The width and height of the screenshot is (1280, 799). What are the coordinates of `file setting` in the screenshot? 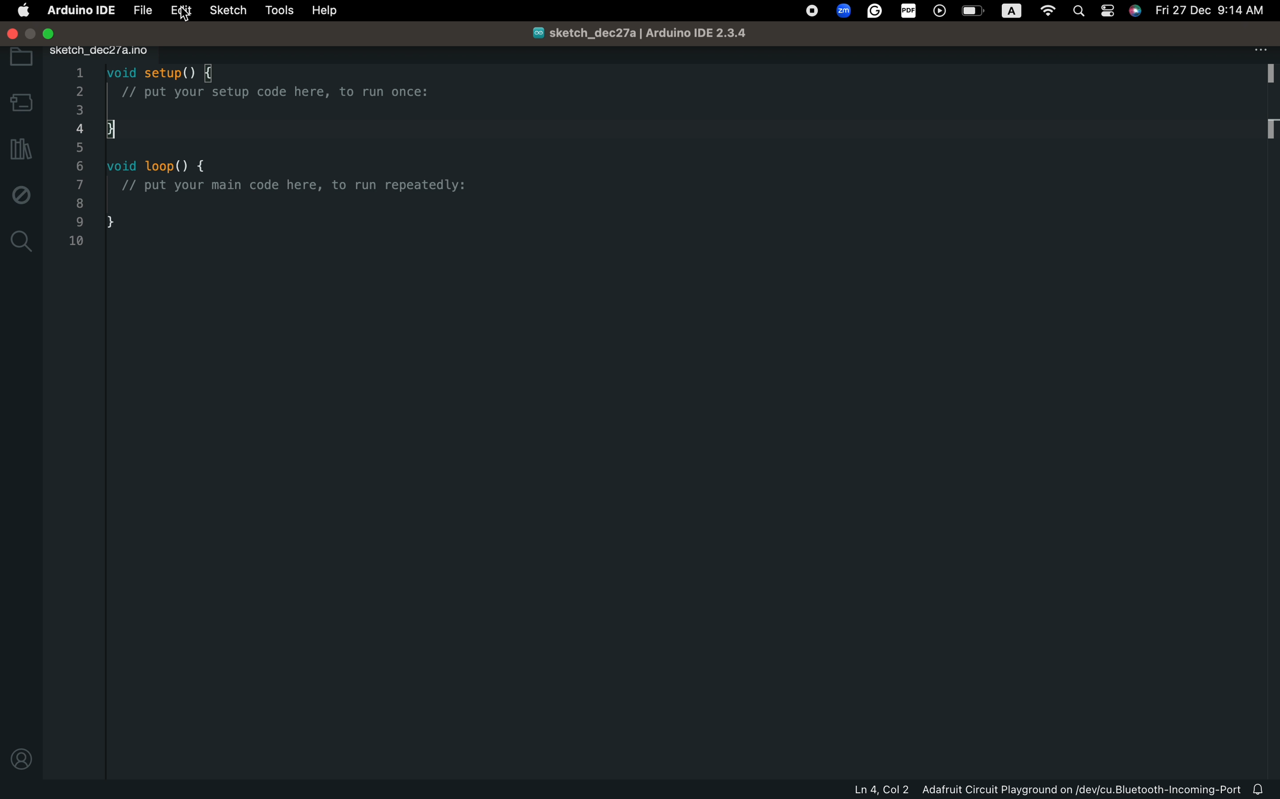 It's located at (1261, 50).